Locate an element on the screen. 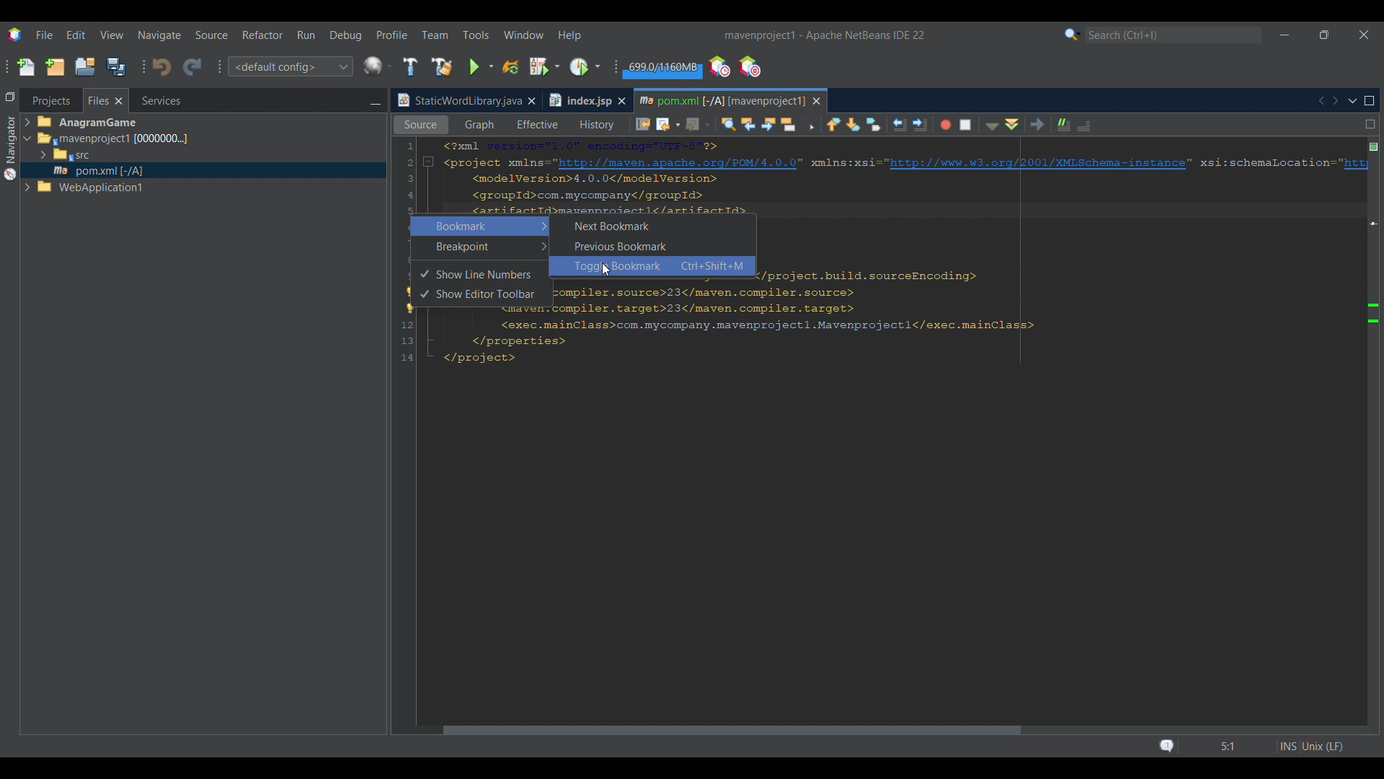 This screenshot has height=779, width=1384. Vertical slide bar is located at coordinates (1365, 439).